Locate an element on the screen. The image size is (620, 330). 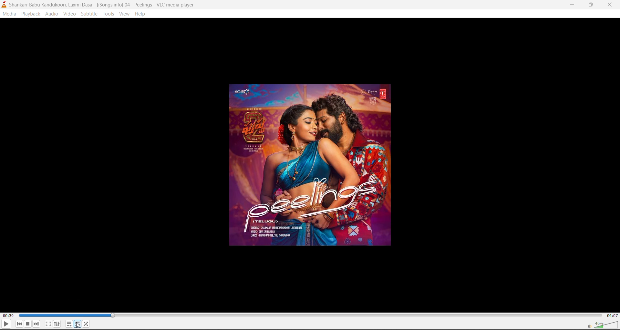
00:39 is located at coordinates (8, 315).